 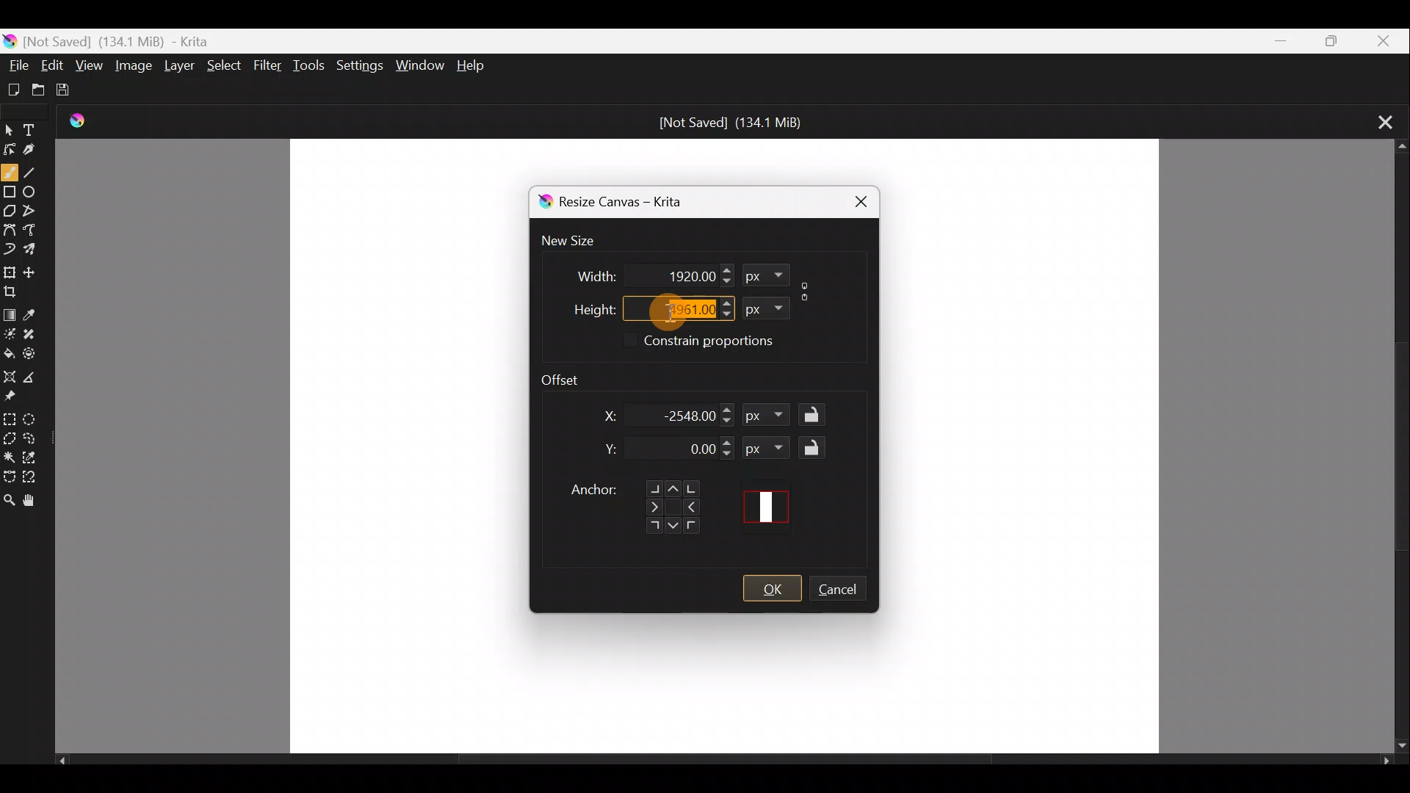 What do you see at coordinates (270, 70) in the screenshot?
I see `Filter` at bounding box center [270, 70].